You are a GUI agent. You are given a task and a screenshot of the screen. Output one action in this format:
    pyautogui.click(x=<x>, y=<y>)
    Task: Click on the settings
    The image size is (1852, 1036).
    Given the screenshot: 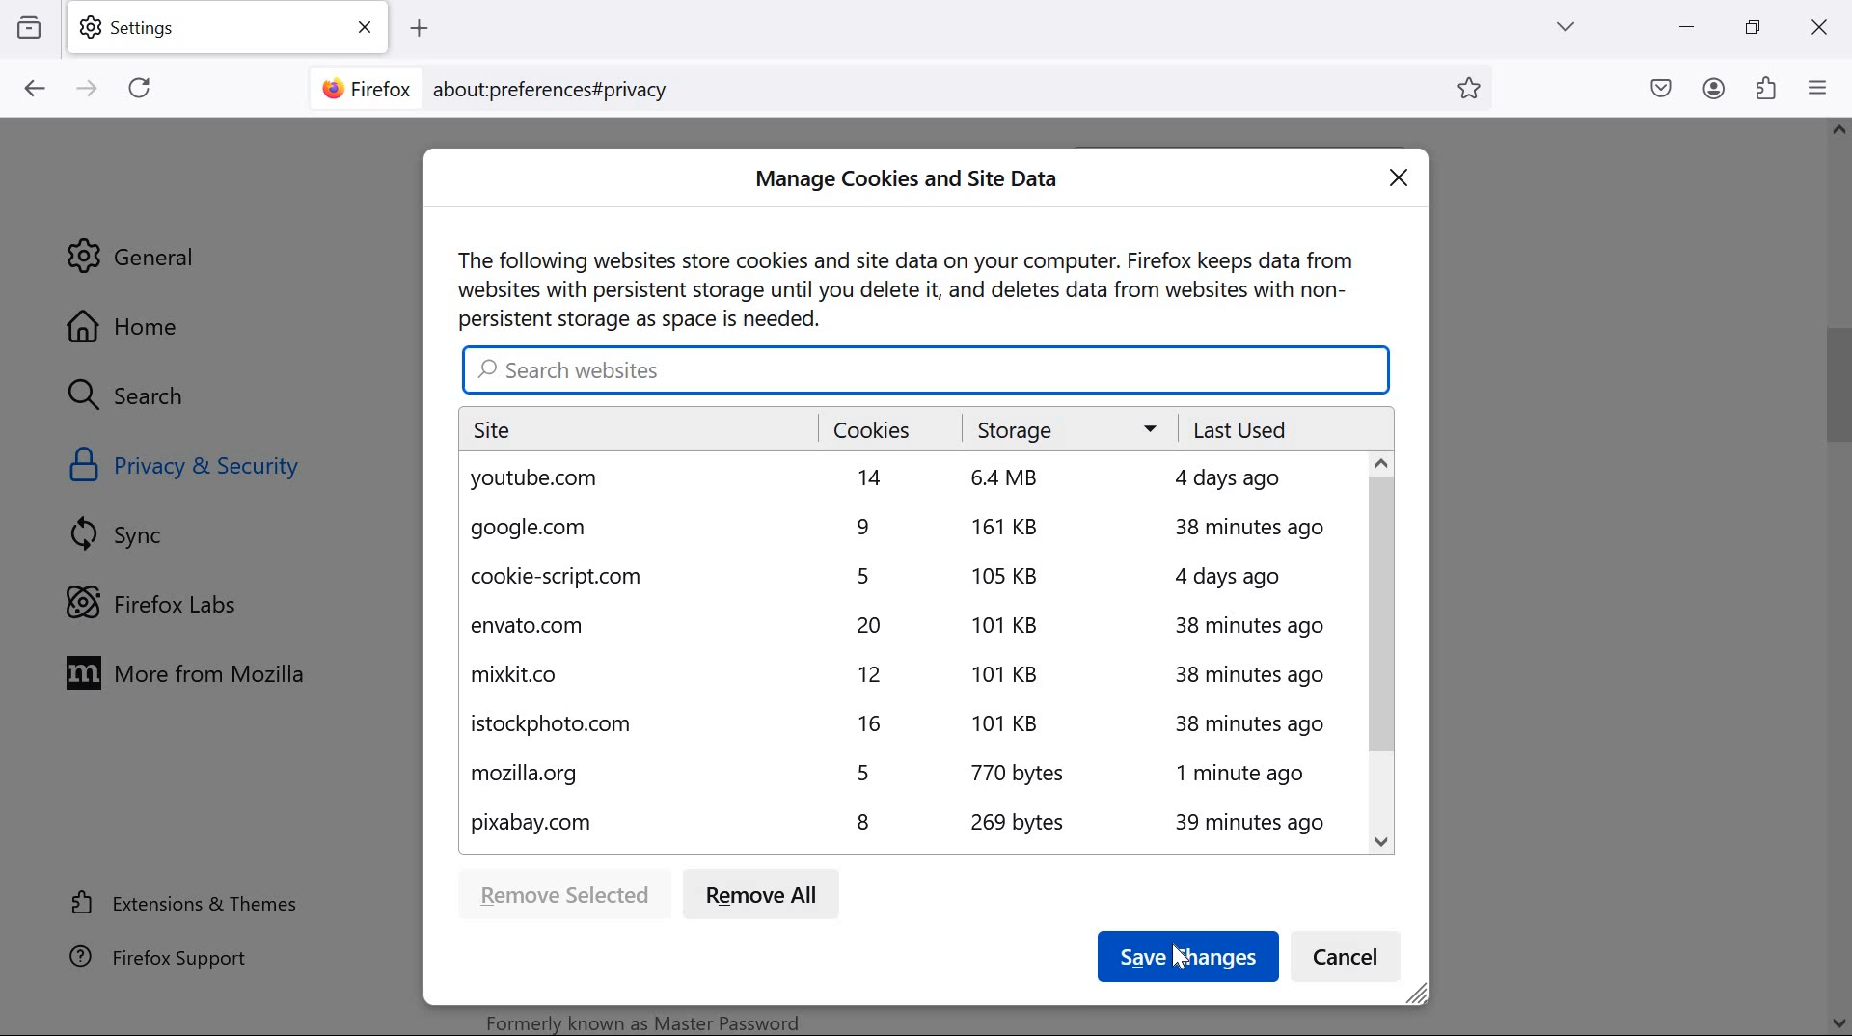 What is the action you would take?
    pyautogui.click(x=232, y=28)
    